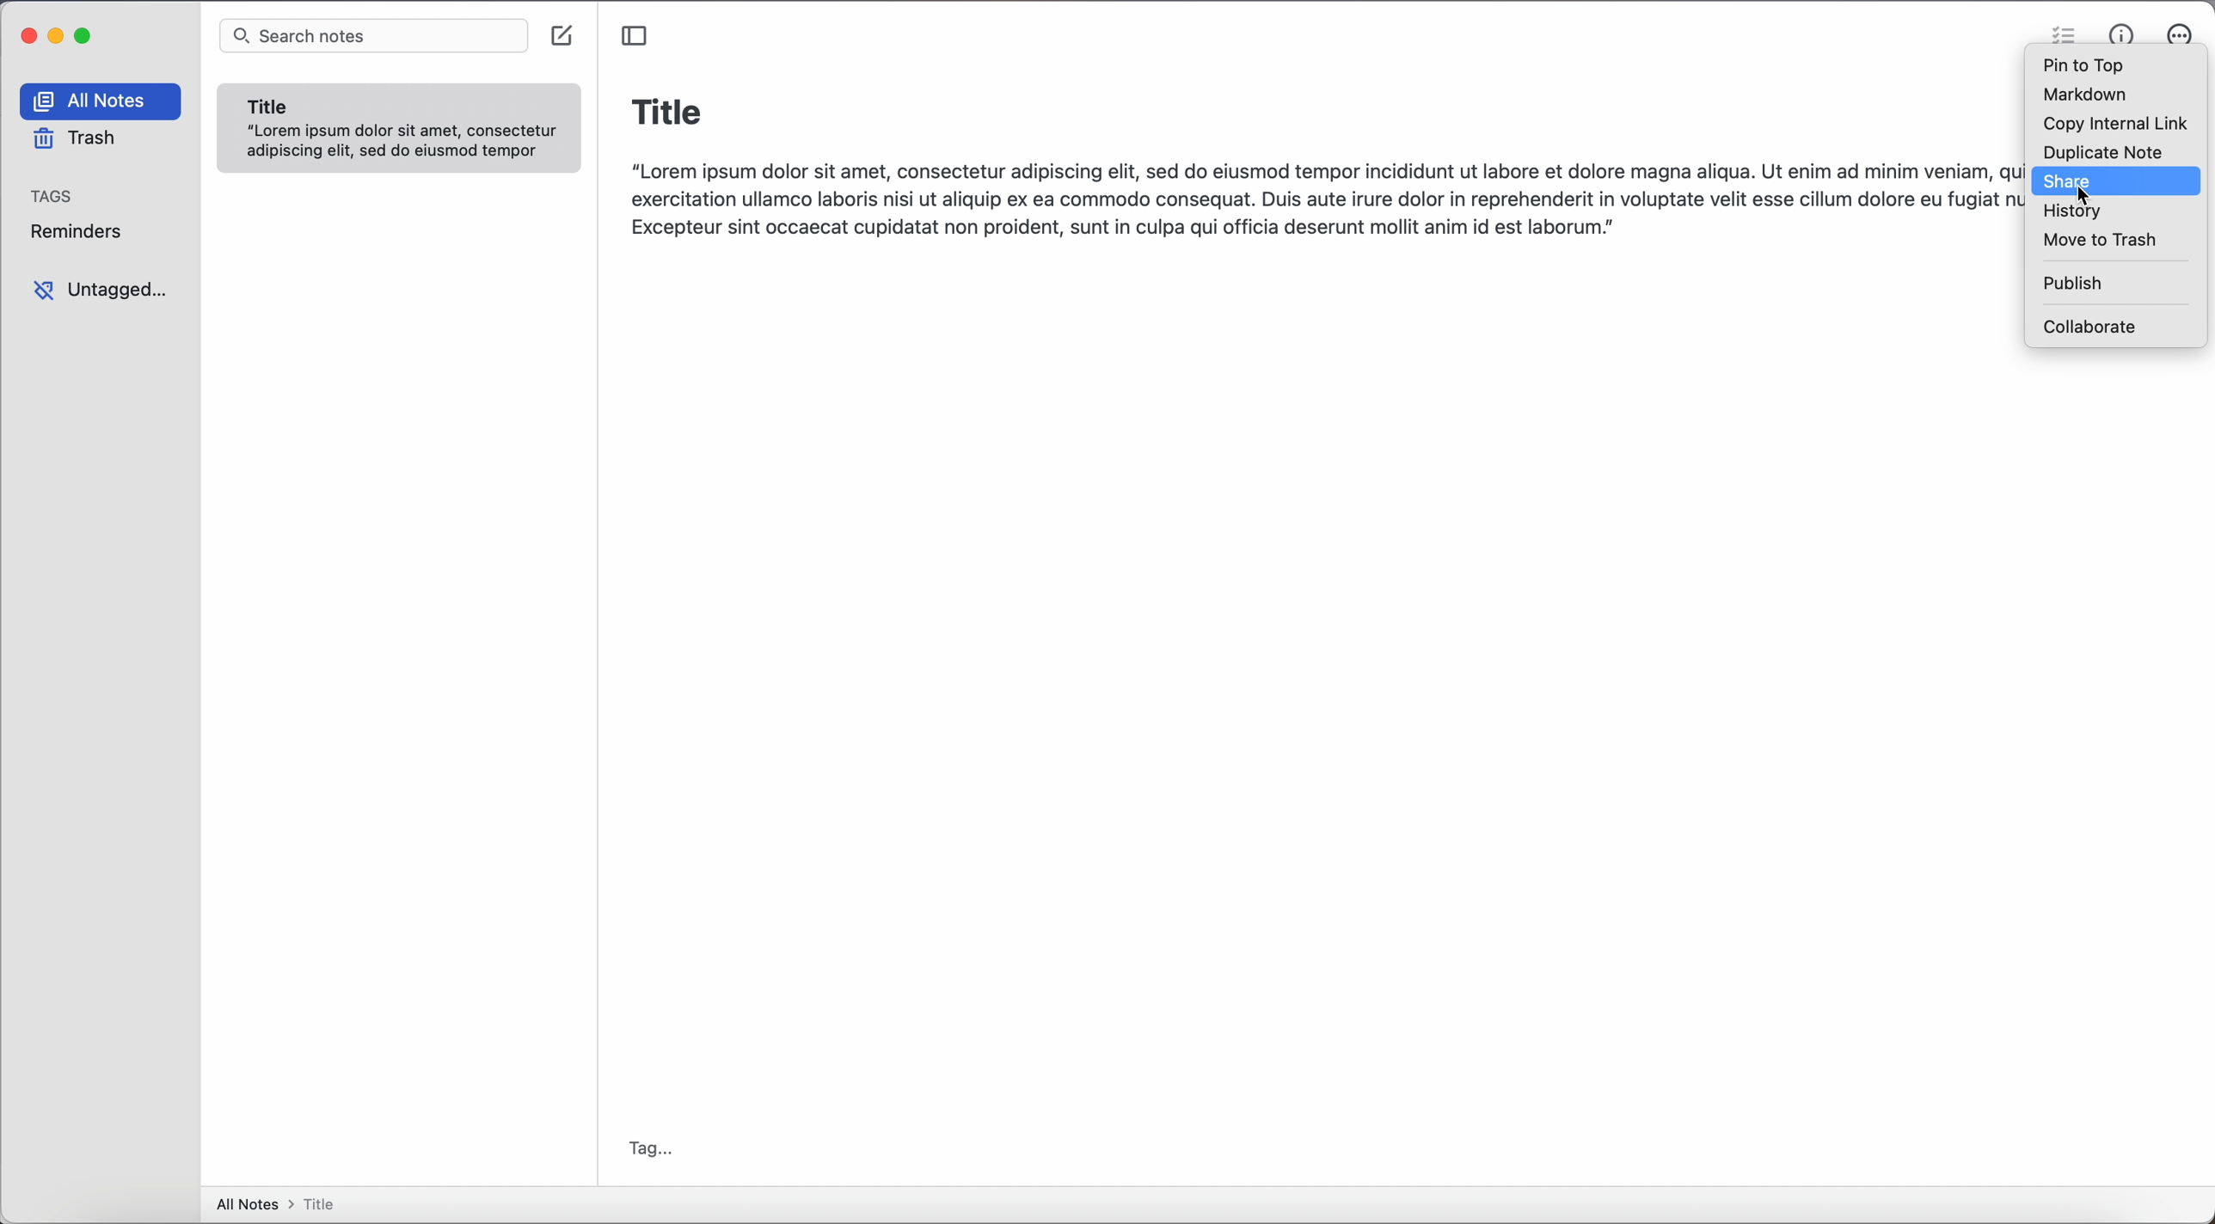  What do you see at coordinates (101, 291) in the screenshot?
I see `untagged` at bounding box center [101, 291].